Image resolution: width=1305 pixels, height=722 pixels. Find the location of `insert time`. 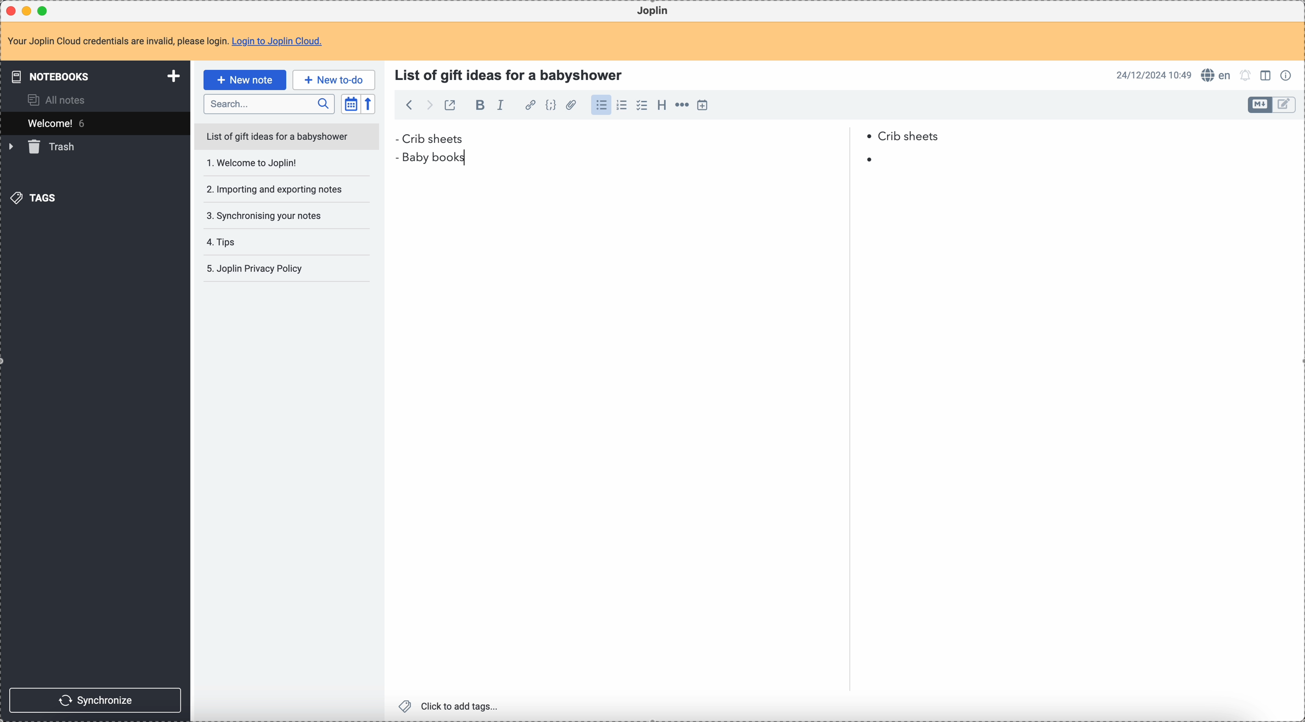

insert time is located at coordinates (706, 105).